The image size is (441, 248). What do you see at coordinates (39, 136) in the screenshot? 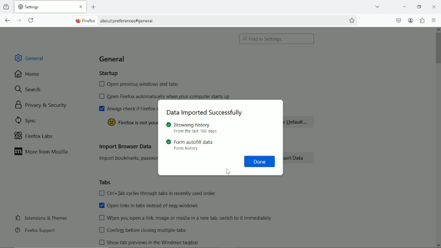
I see `Firefox labs` at bounding box center [39, 136].